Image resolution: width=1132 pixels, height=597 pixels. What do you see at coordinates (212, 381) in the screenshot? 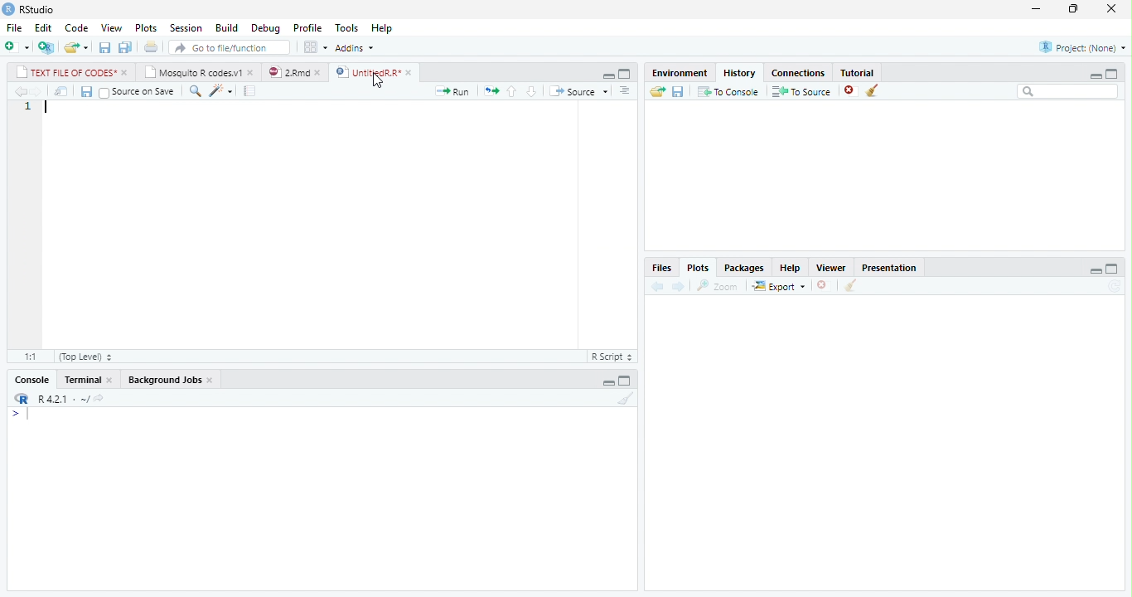
I see `close` at bounding box center [212, 381].